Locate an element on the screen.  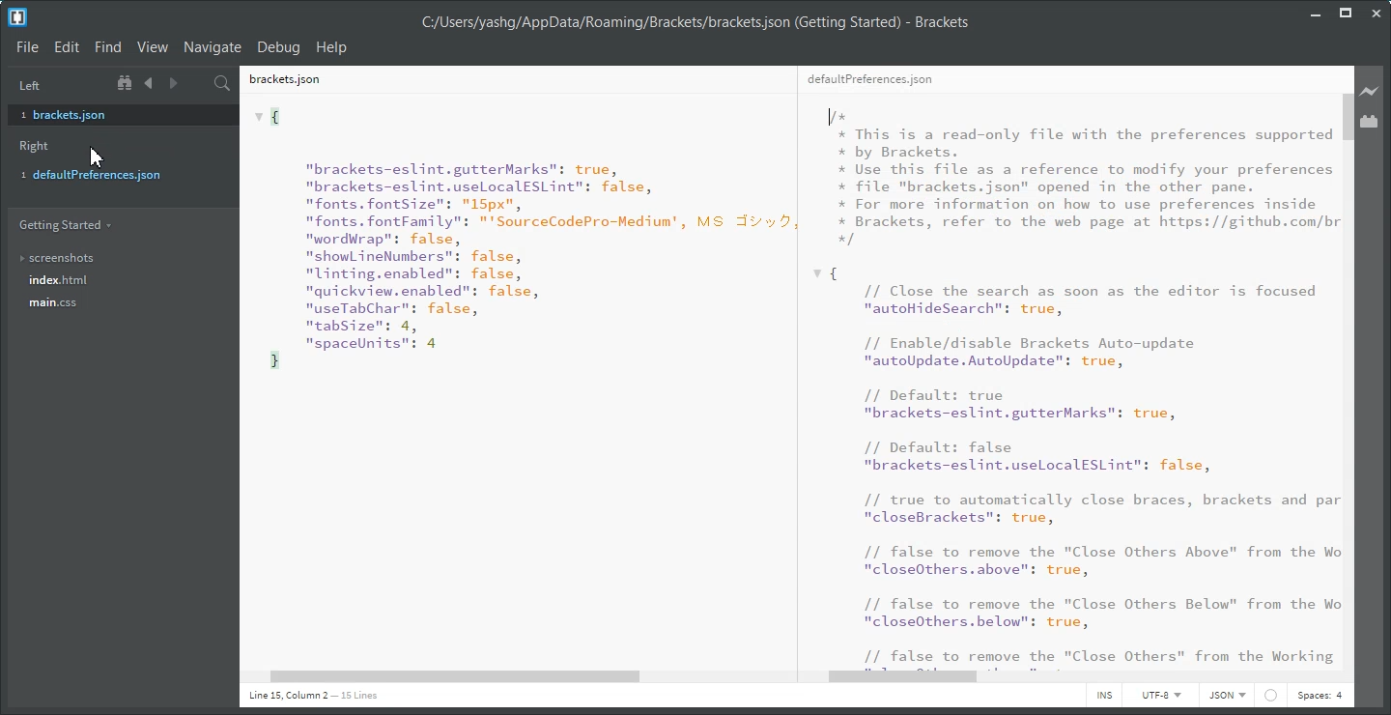
Help is located at coordinates (332, 46).